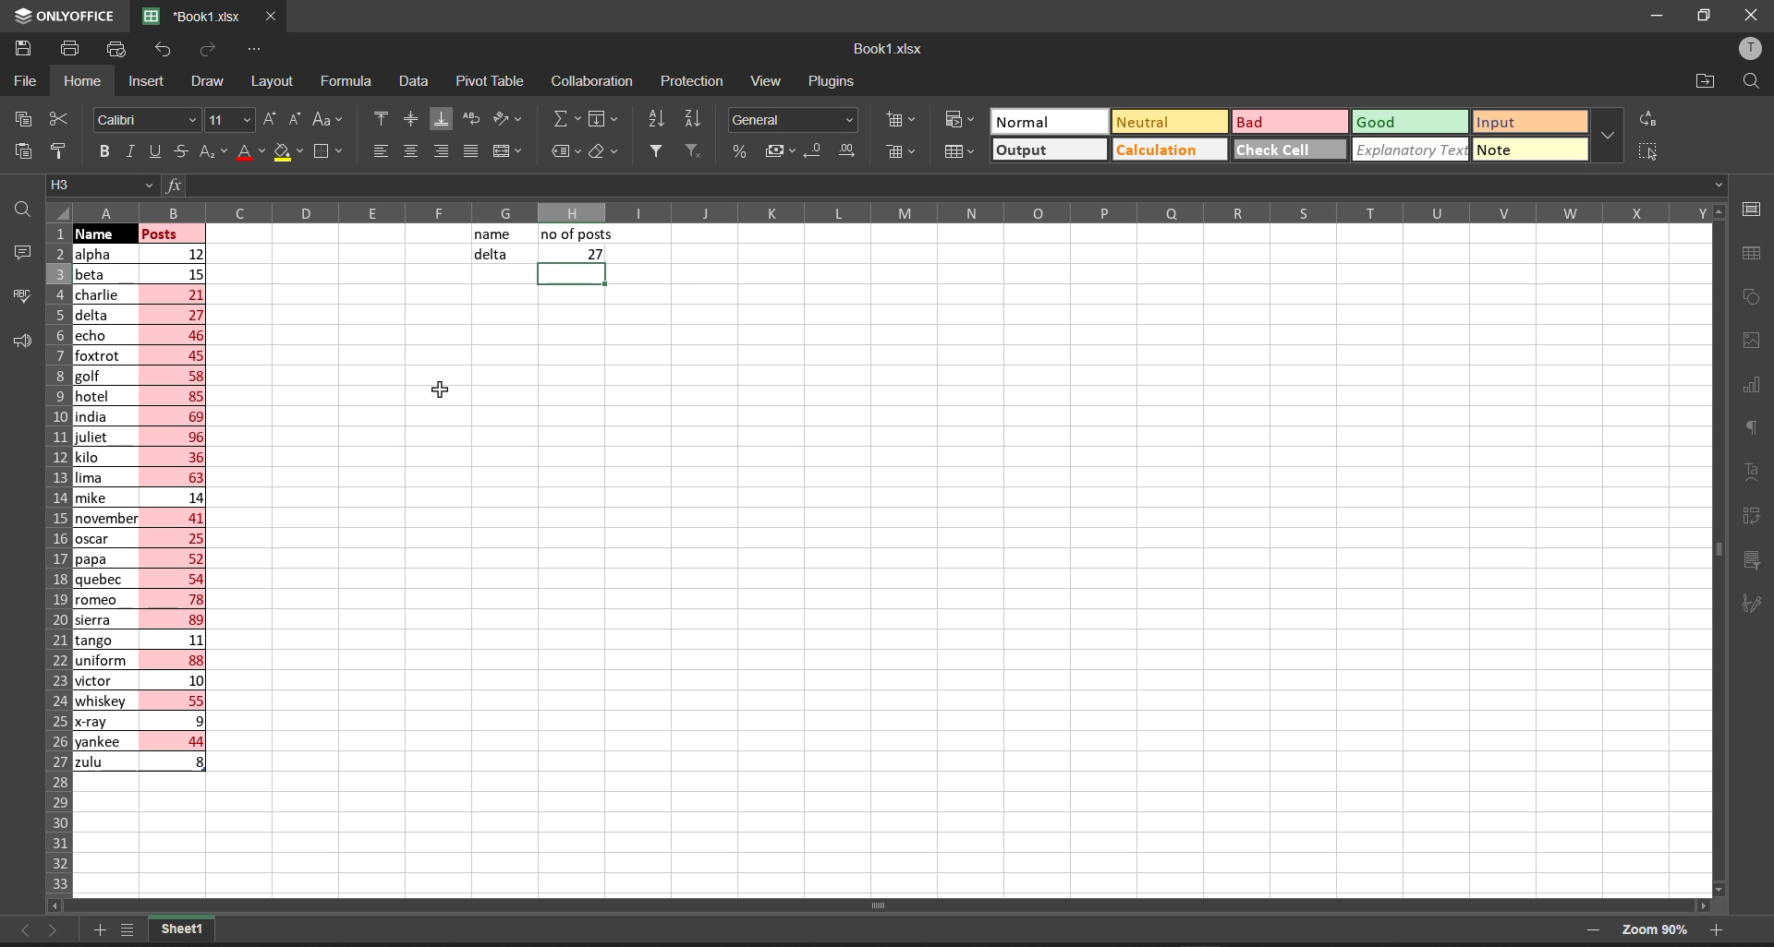 This screenshot has height=947, width=1774. What do you see at coordinates (1707, 17) in the screenshot?
I see `maximize` at bounding box center [1707, 17].